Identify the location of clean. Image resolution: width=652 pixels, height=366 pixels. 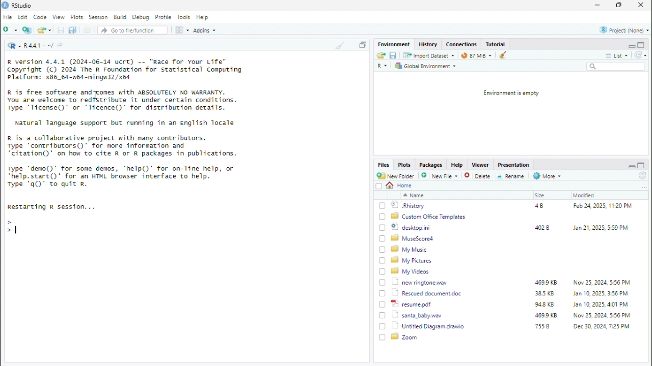
(341, 44).